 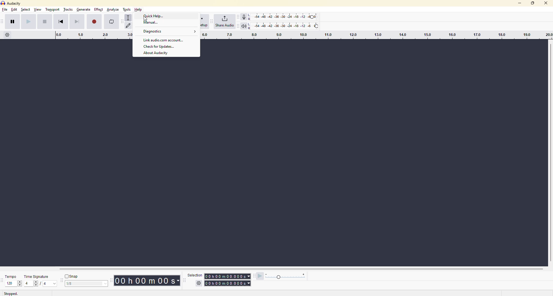 I want to click on snap, so click(x=70, y=276).